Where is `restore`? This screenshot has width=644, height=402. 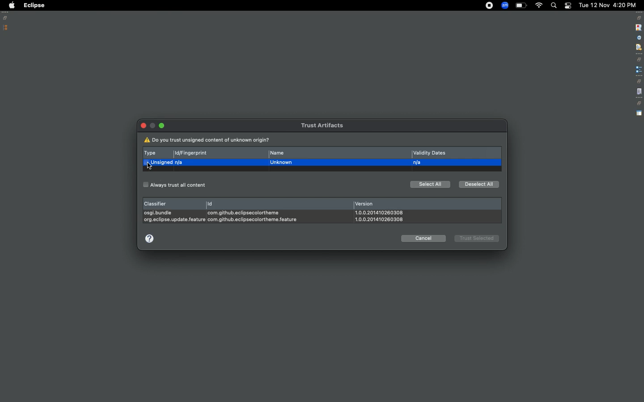
restore is located at coordinates (640, 59).